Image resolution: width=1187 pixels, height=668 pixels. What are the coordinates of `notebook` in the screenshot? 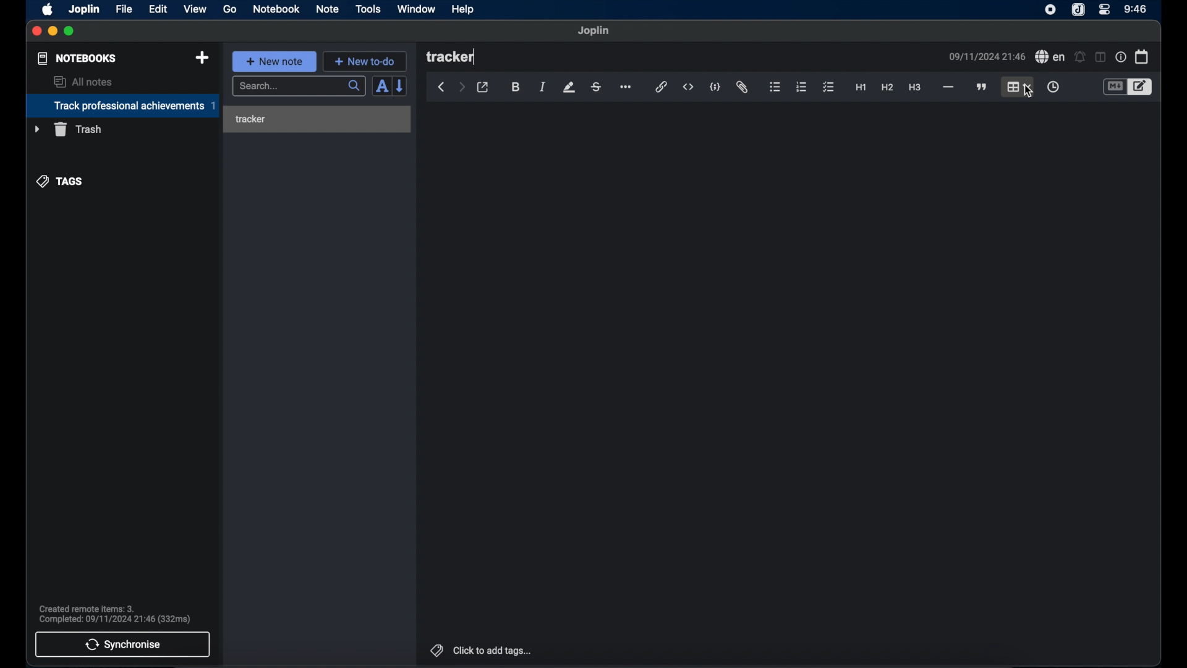 It's located at (276, 9).